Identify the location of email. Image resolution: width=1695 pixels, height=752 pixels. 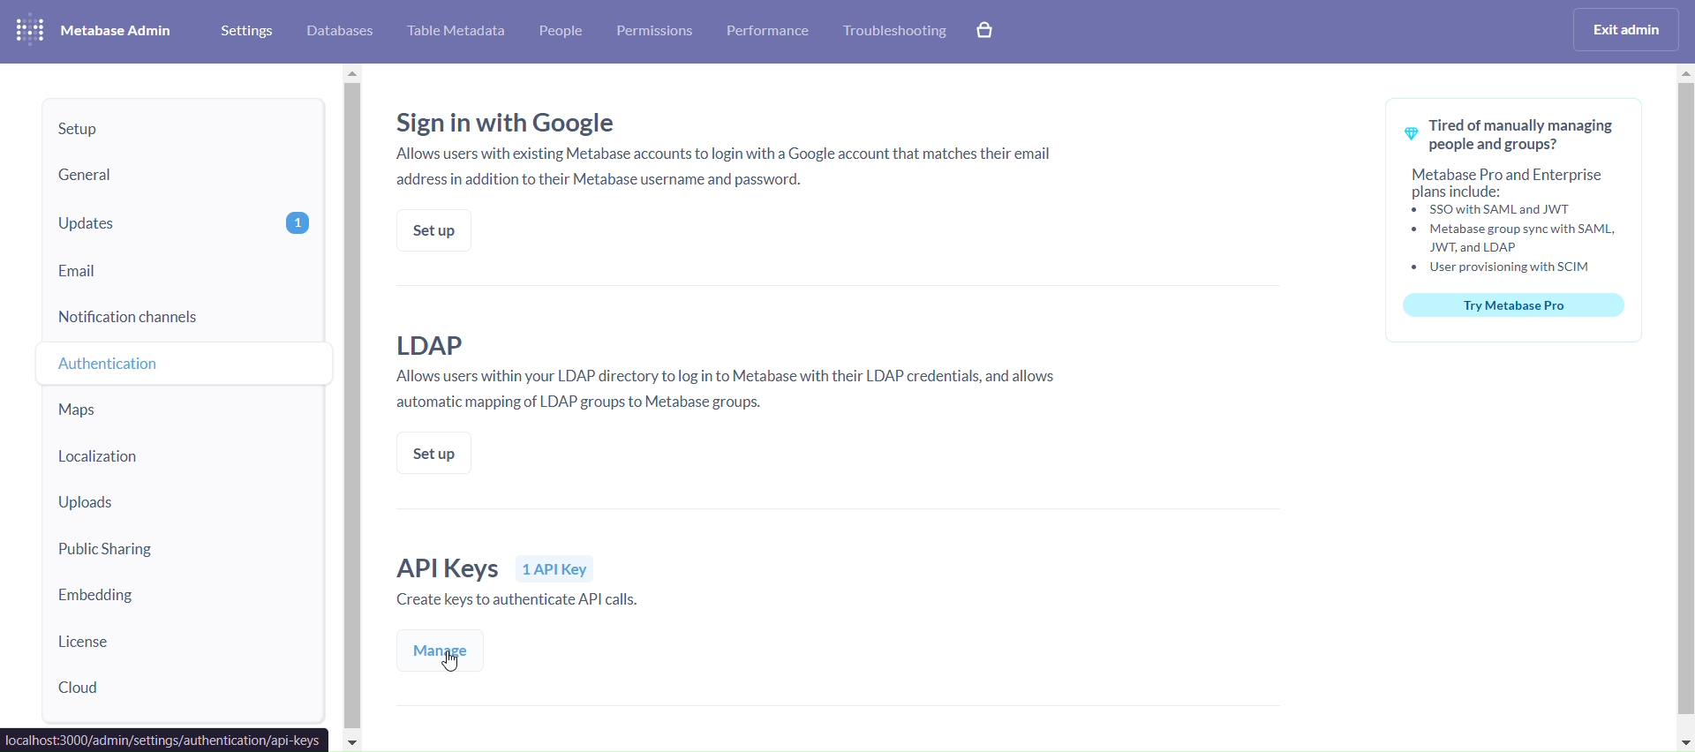
(182, 268).